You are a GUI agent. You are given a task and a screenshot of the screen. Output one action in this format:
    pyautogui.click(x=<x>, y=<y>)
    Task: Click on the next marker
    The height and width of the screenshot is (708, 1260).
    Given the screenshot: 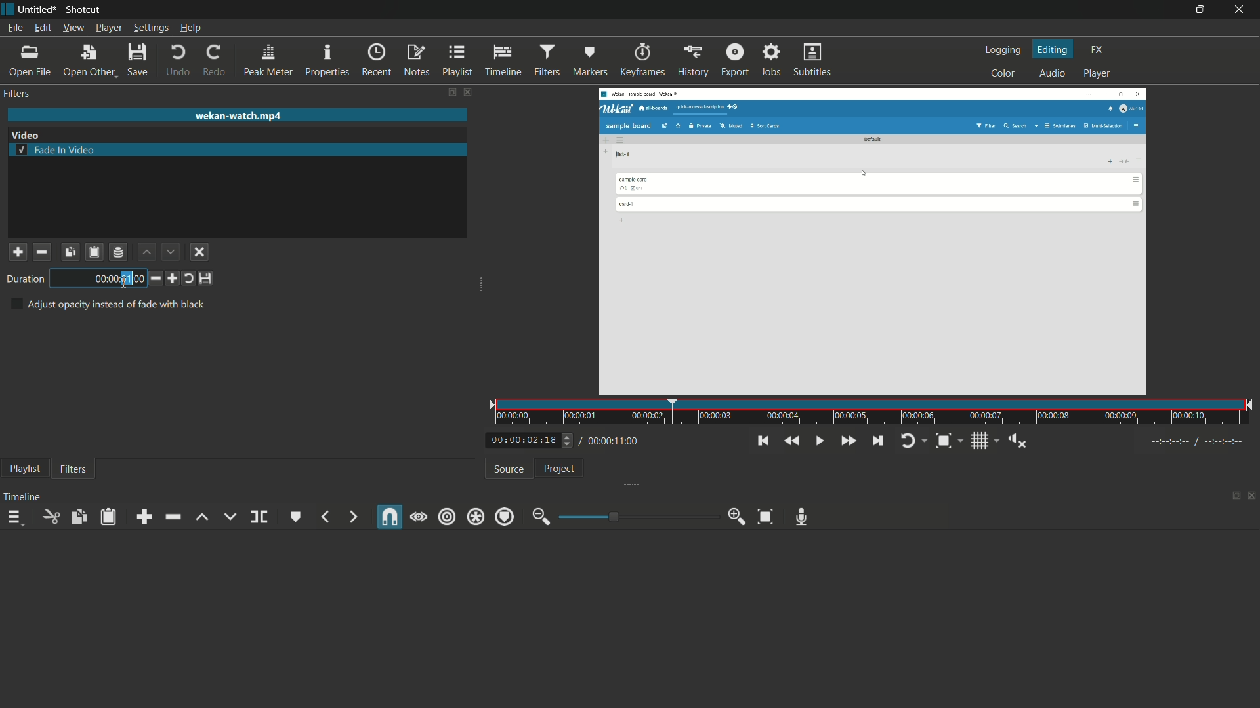 What is the action you would take?
    pyautogui.click(x=350, y=517)
    